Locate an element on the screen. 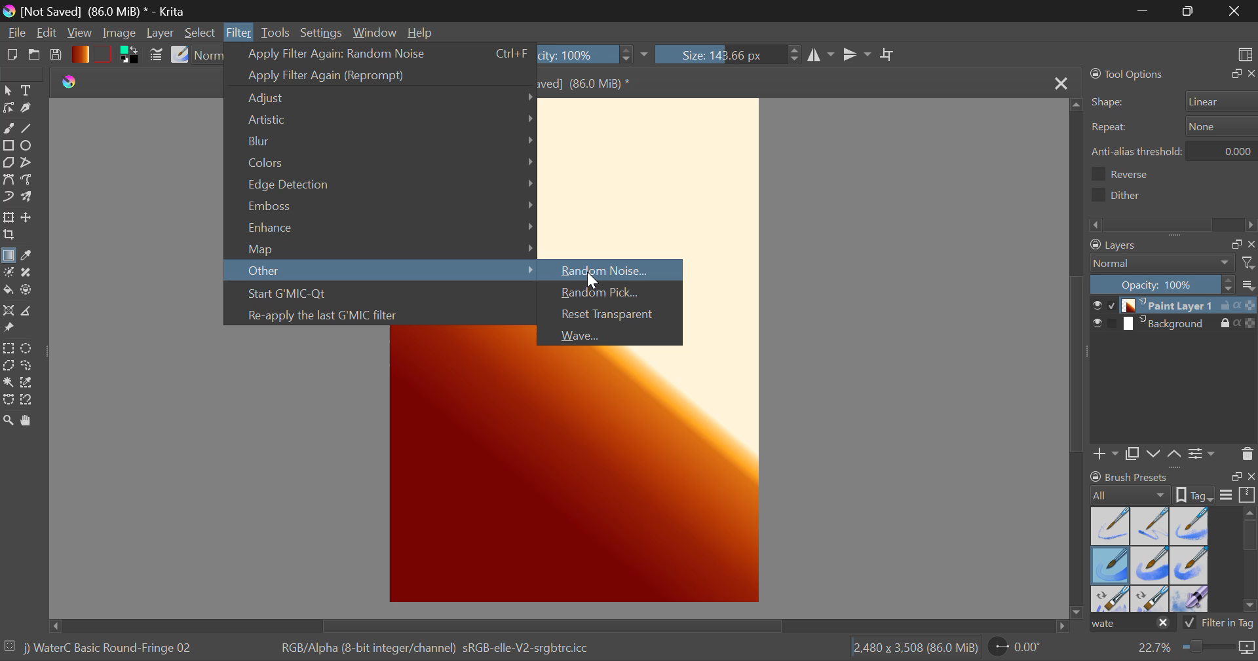 This screenshot has width=1258, height=661. Horizontal Mirror Flip is located at coordinates (858, 56).